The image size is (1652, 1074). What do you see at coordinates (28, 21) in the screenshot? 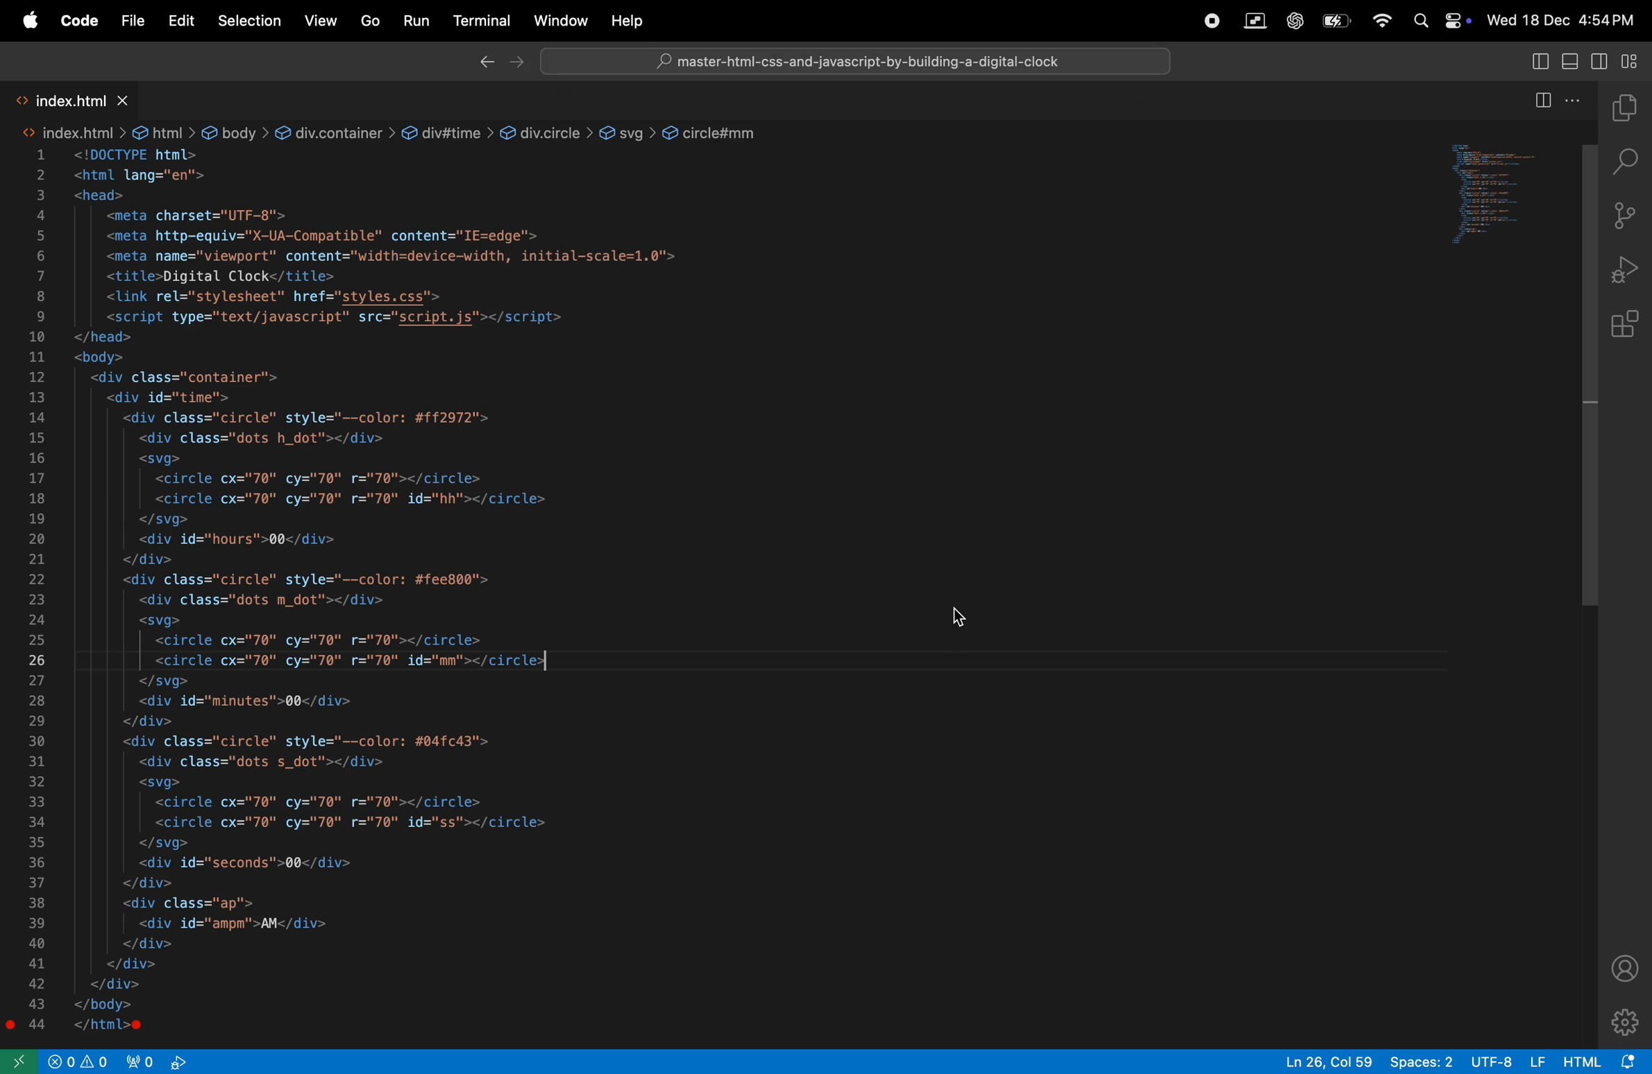
I see `apple menu` at bounding box center [28, 21].